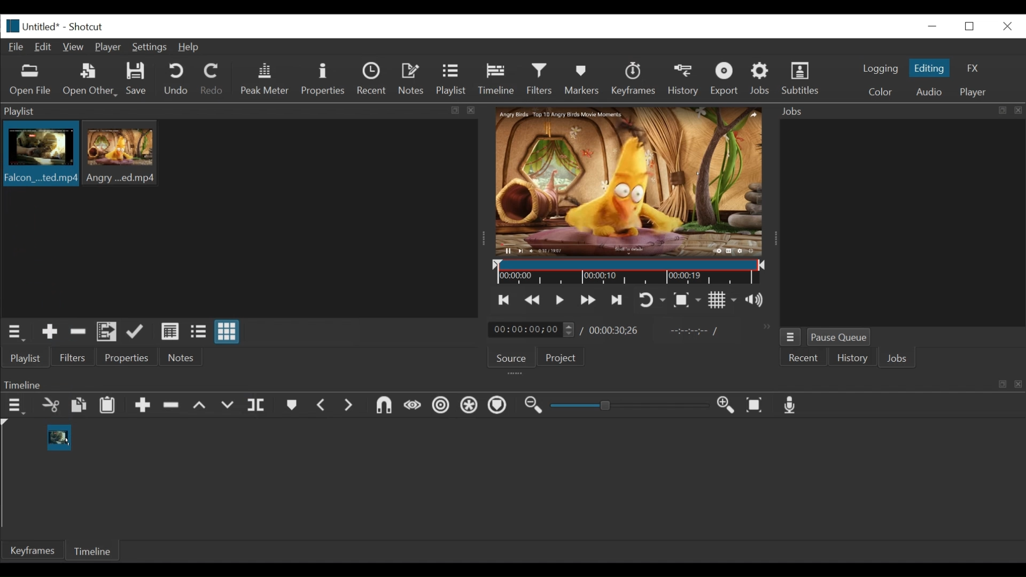  Describe the element at coordinates (235, 111) in the screenshot. I see `playlist panel` at that location.